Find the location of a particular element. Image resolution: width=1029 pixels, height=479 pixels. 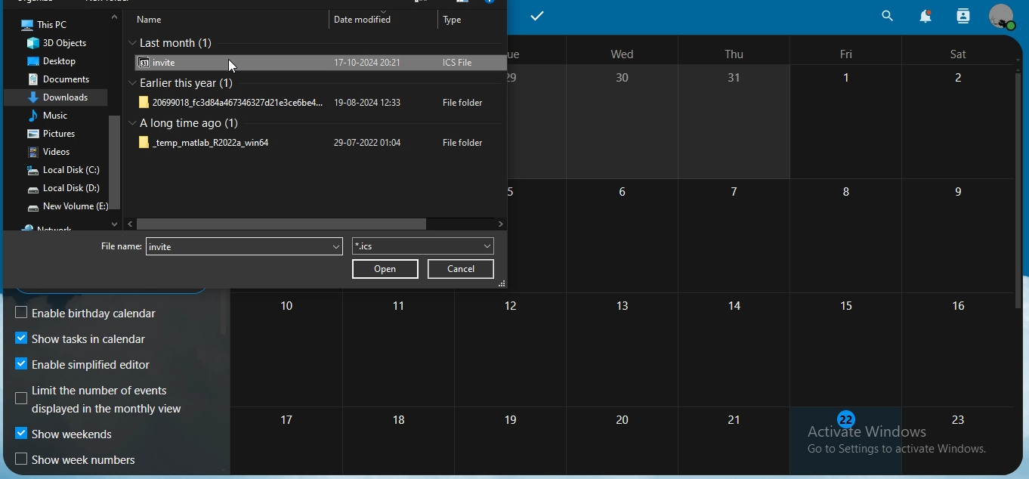

videos is located at coordinates (54, 153).